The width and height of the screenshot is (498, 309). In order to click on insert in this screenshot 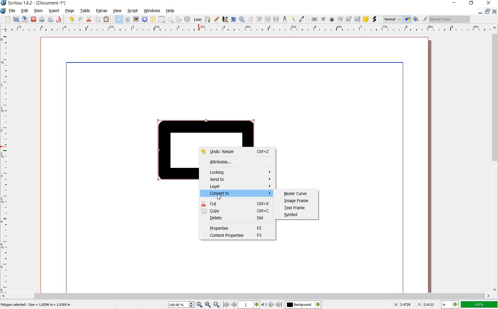, I will do `click(54, 11)`.